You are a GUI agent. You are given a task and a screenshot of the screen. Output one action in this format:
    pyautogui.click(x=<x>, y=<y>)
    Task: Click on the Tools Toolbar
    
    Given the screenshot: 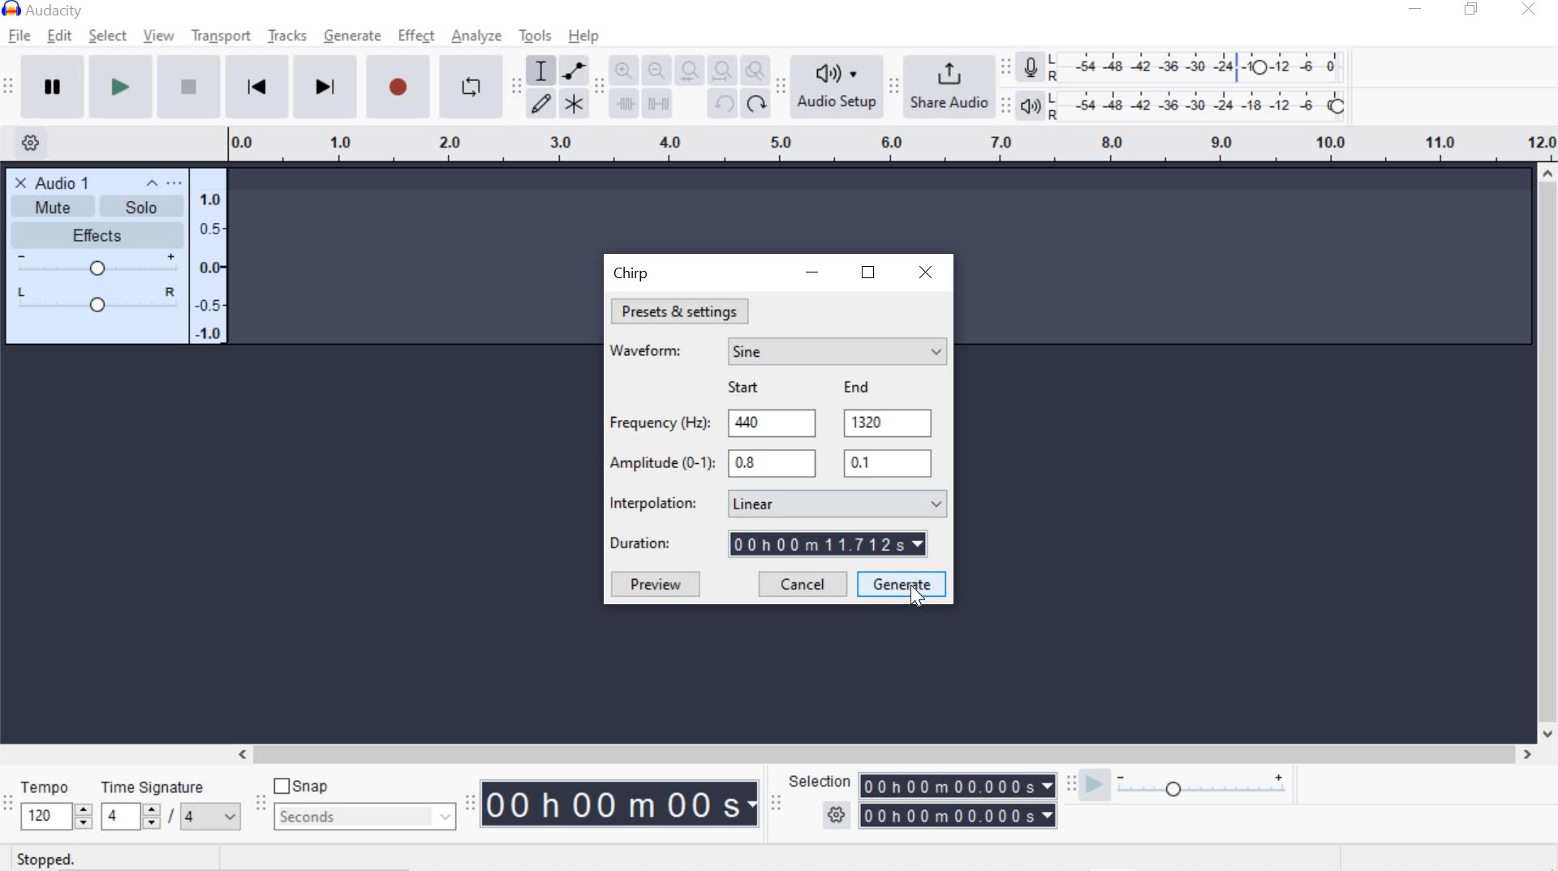 What is the action you would take?
    pyautogui.click(x=519, y=88)
    